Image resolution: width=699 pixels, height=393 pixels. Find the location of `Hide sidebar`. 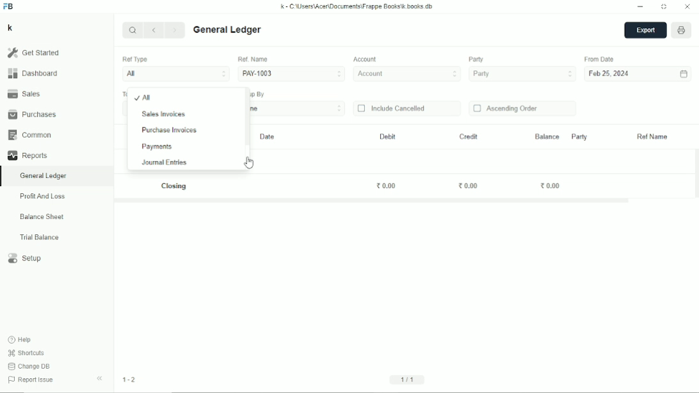

Hide sidebar is located at coordinates (100, 379).